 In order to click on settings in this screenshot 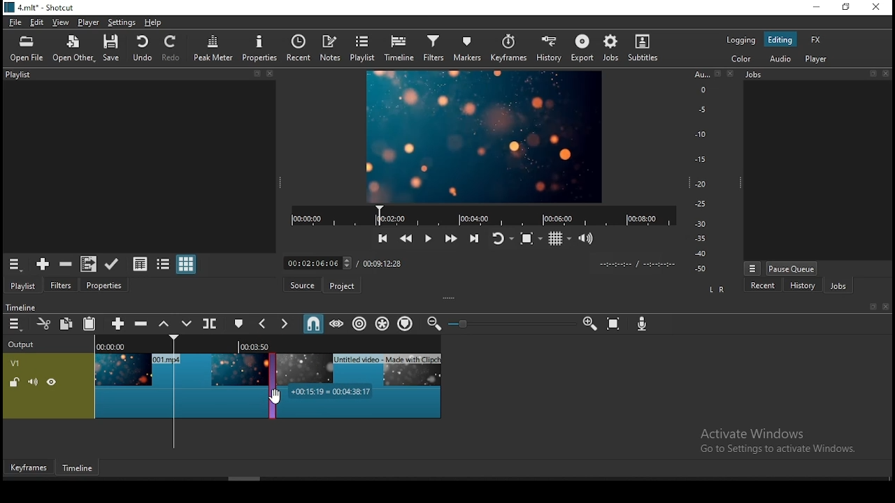, I will do `click(122, 22)`.